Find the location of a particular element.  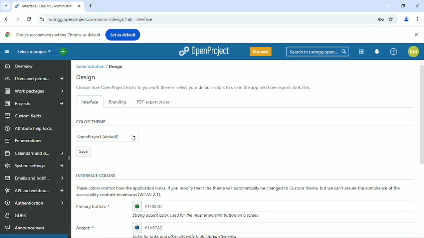

Open quick add menu is located at coordinates (63, 52).